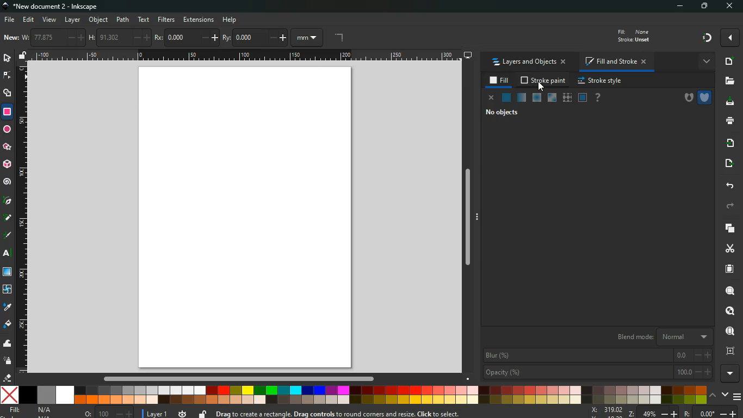 This screenshot has height=418, width=743. What do you see at coordinates (11, 38) in the screenshot?
I see `new` at bounding box center [11, 38].